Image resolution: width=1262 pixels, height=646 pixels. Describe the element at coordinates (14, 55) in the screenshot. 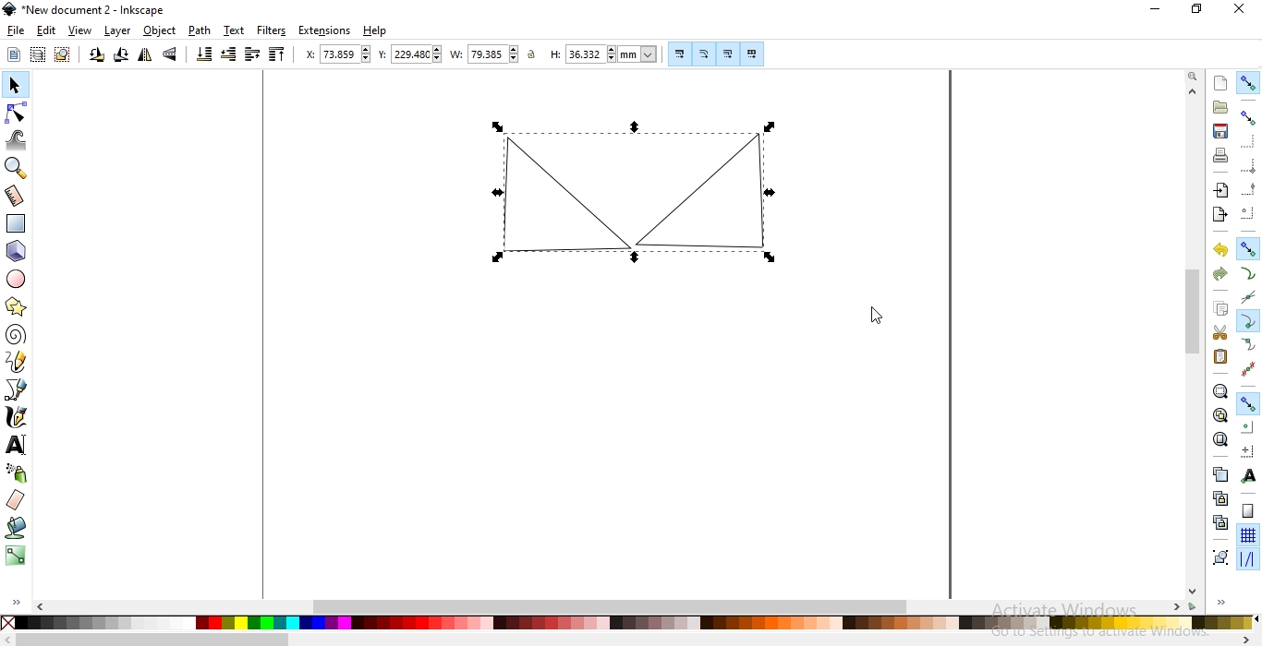

I see `select all objects or nodes` at that location.